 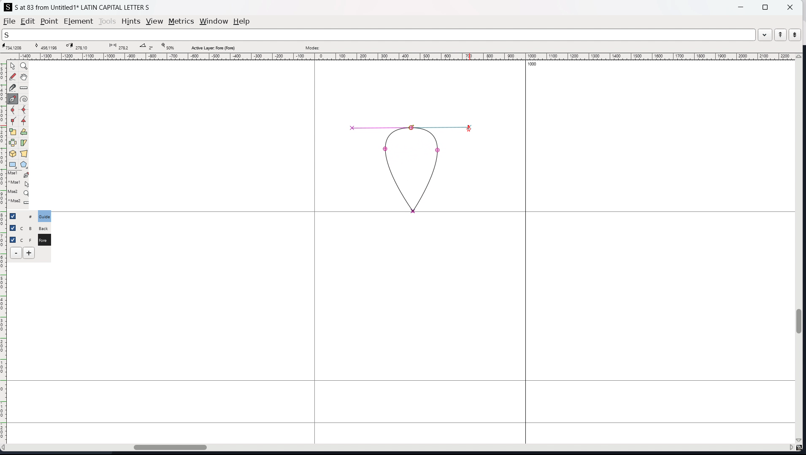 I want to click on window, so click(x=214, y=22).